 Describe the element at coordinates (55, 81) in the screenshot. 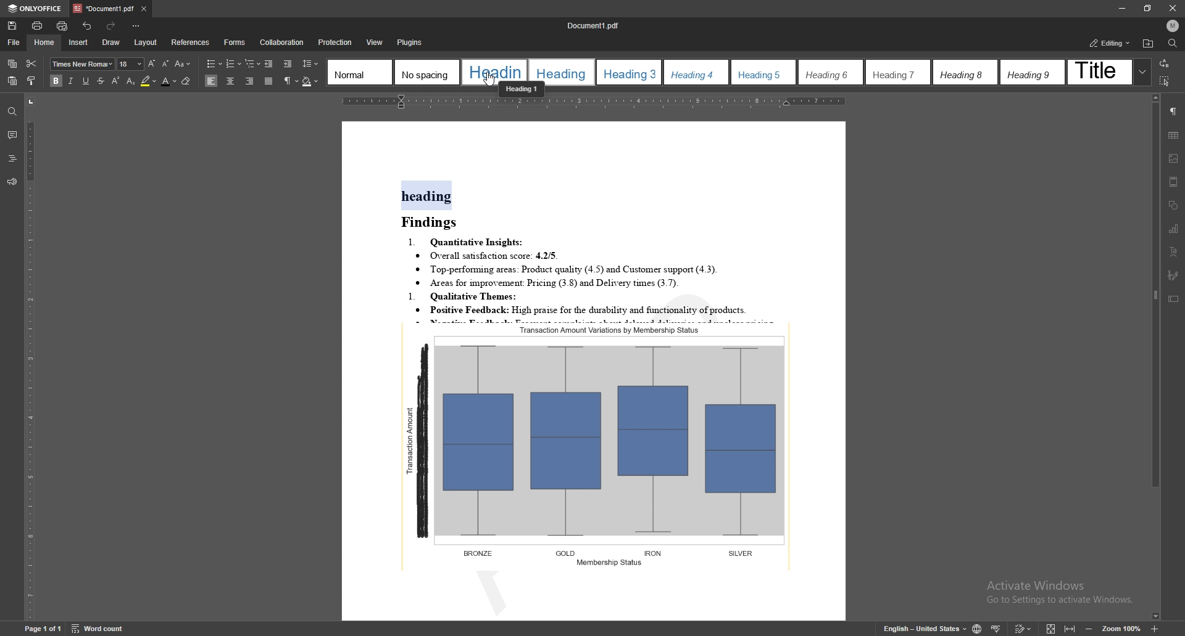

I see `bold` at that location.